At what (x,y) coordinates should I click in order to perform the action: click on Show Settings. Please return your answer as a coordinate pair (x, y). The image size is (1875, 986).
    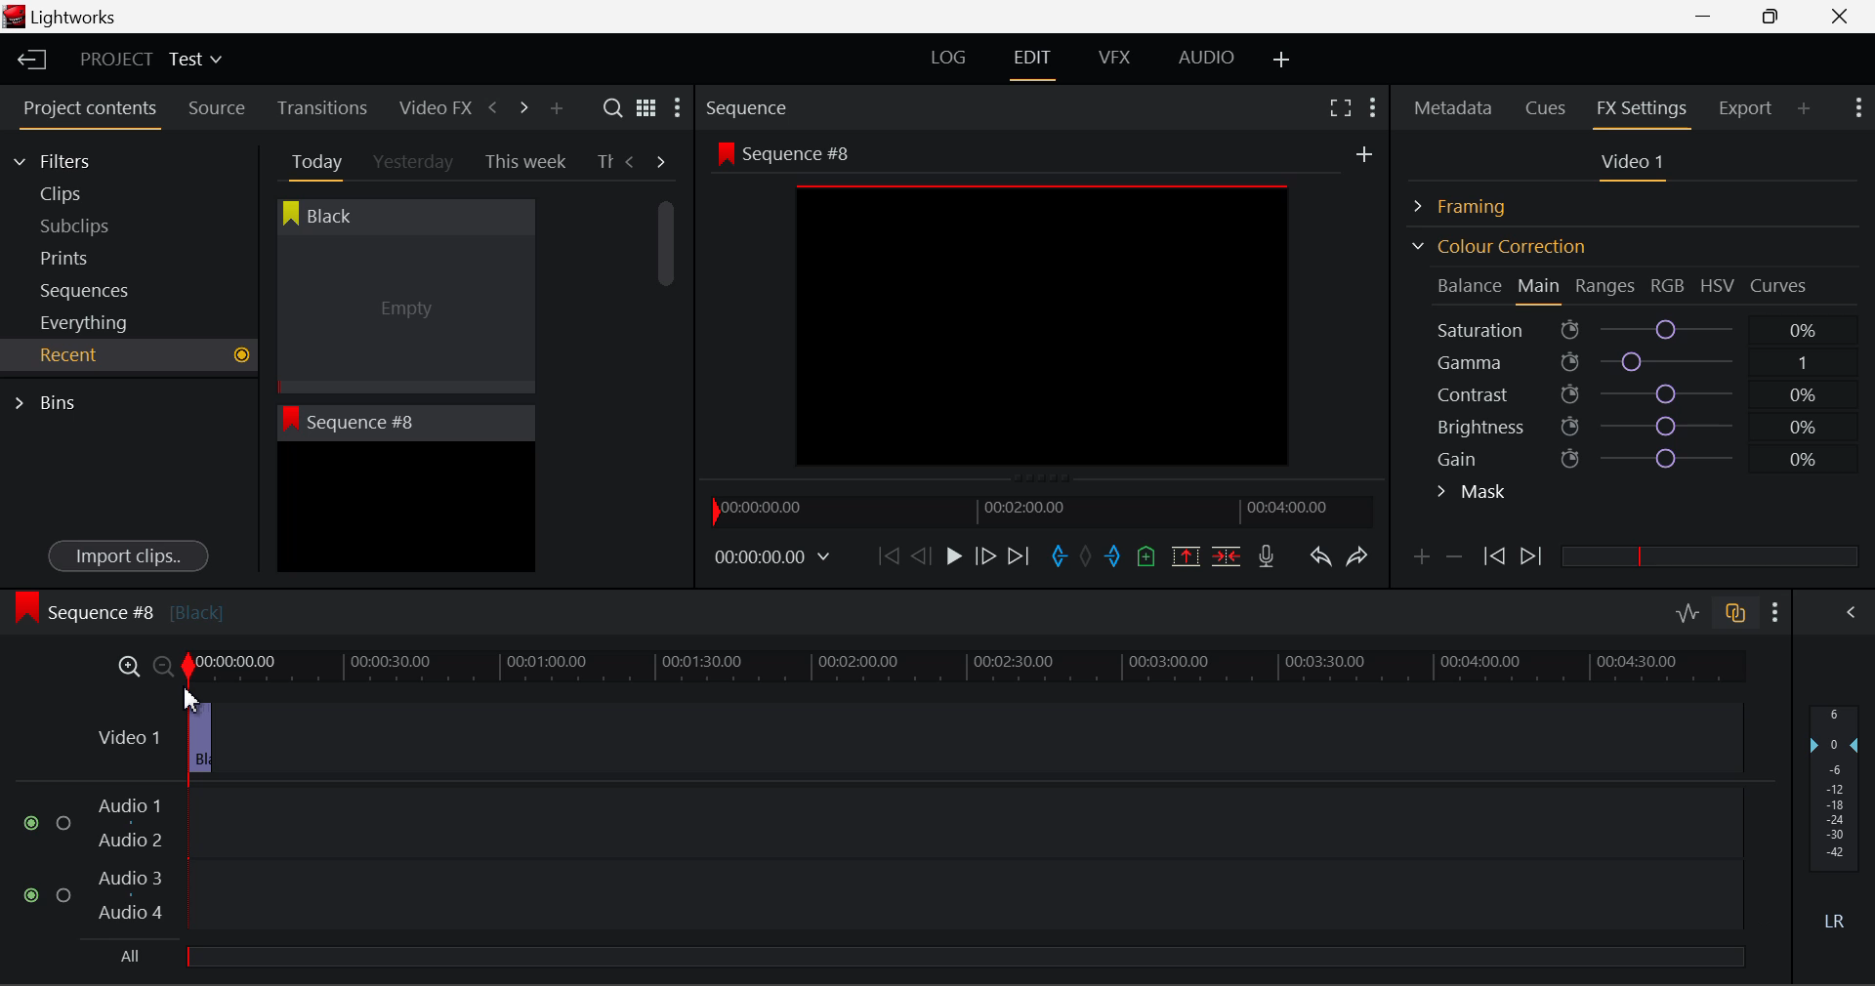
    Looking at the image, I should click on (1371, 104).